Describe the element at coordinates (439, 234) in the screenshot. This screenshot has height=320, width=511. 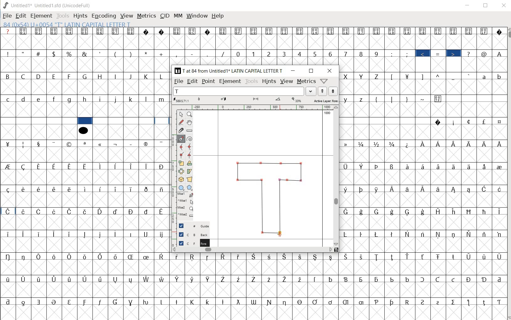
I see `Symbol` at that location.